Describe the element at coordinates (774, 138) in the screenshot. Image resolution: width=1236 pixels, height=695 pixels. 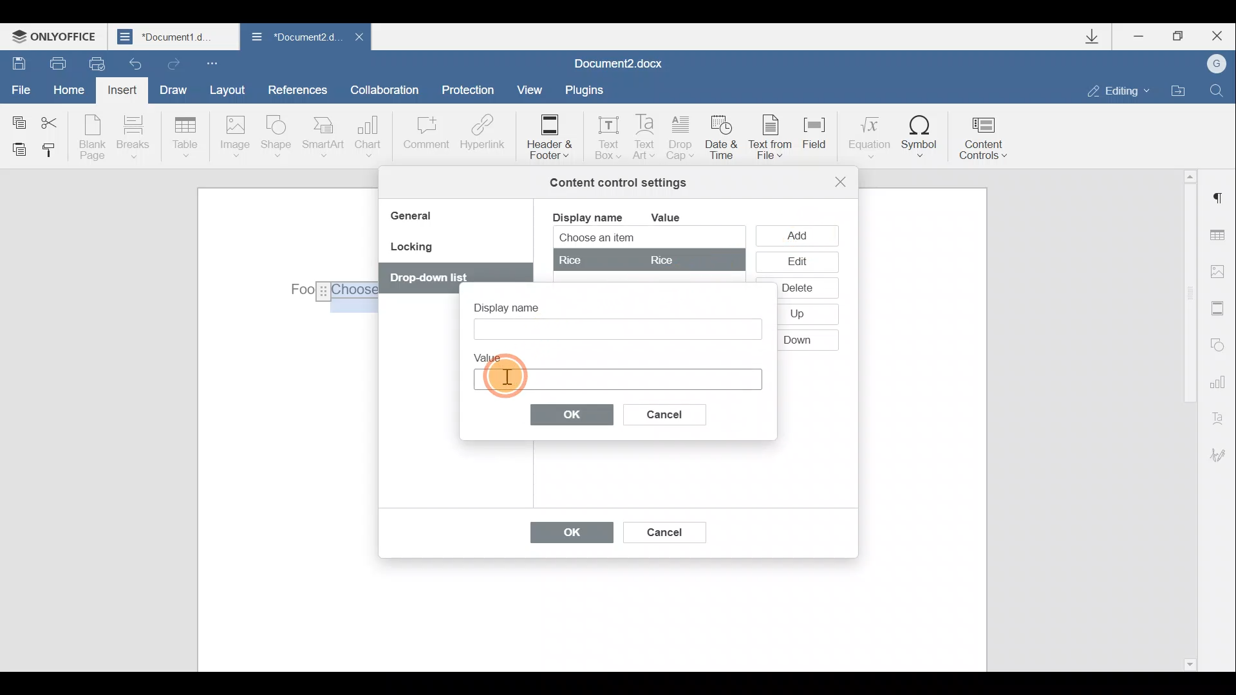
I see `Text from file` at that location.